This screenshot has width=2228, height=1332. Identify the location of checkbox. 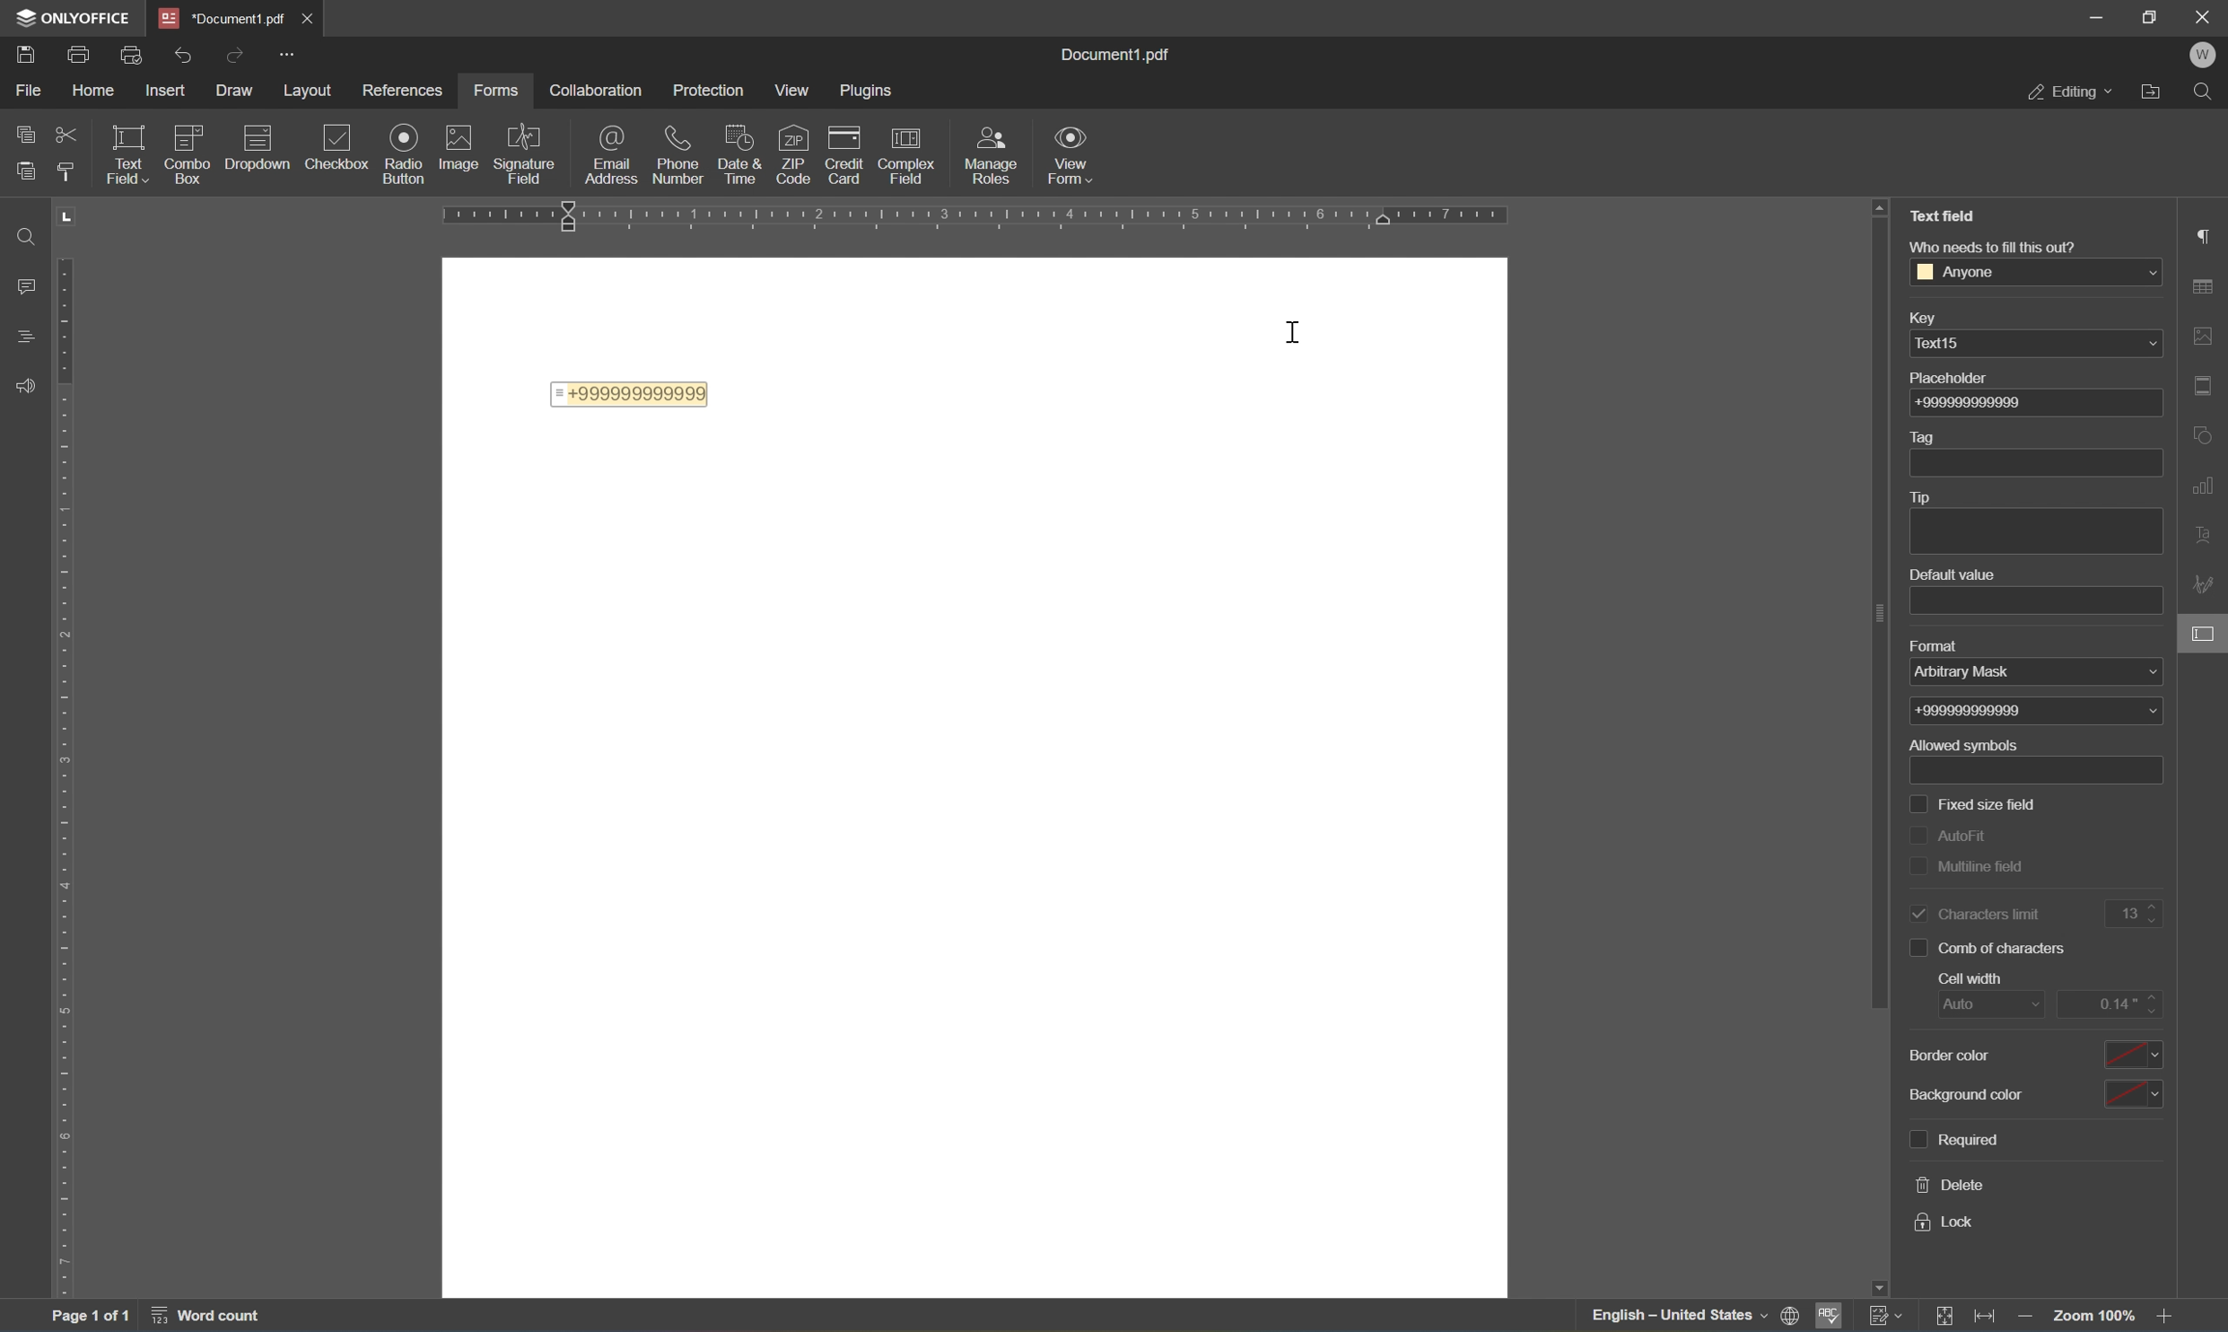
(343, 145).